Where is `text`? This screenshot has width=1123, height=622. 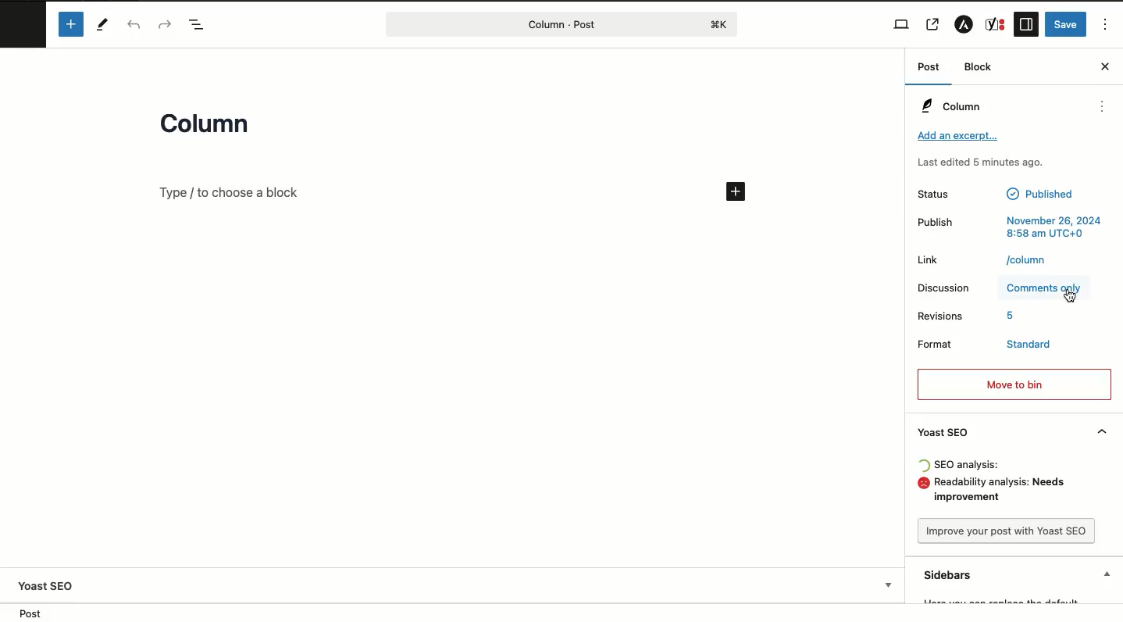 text is located at coordinates (1026, 261).